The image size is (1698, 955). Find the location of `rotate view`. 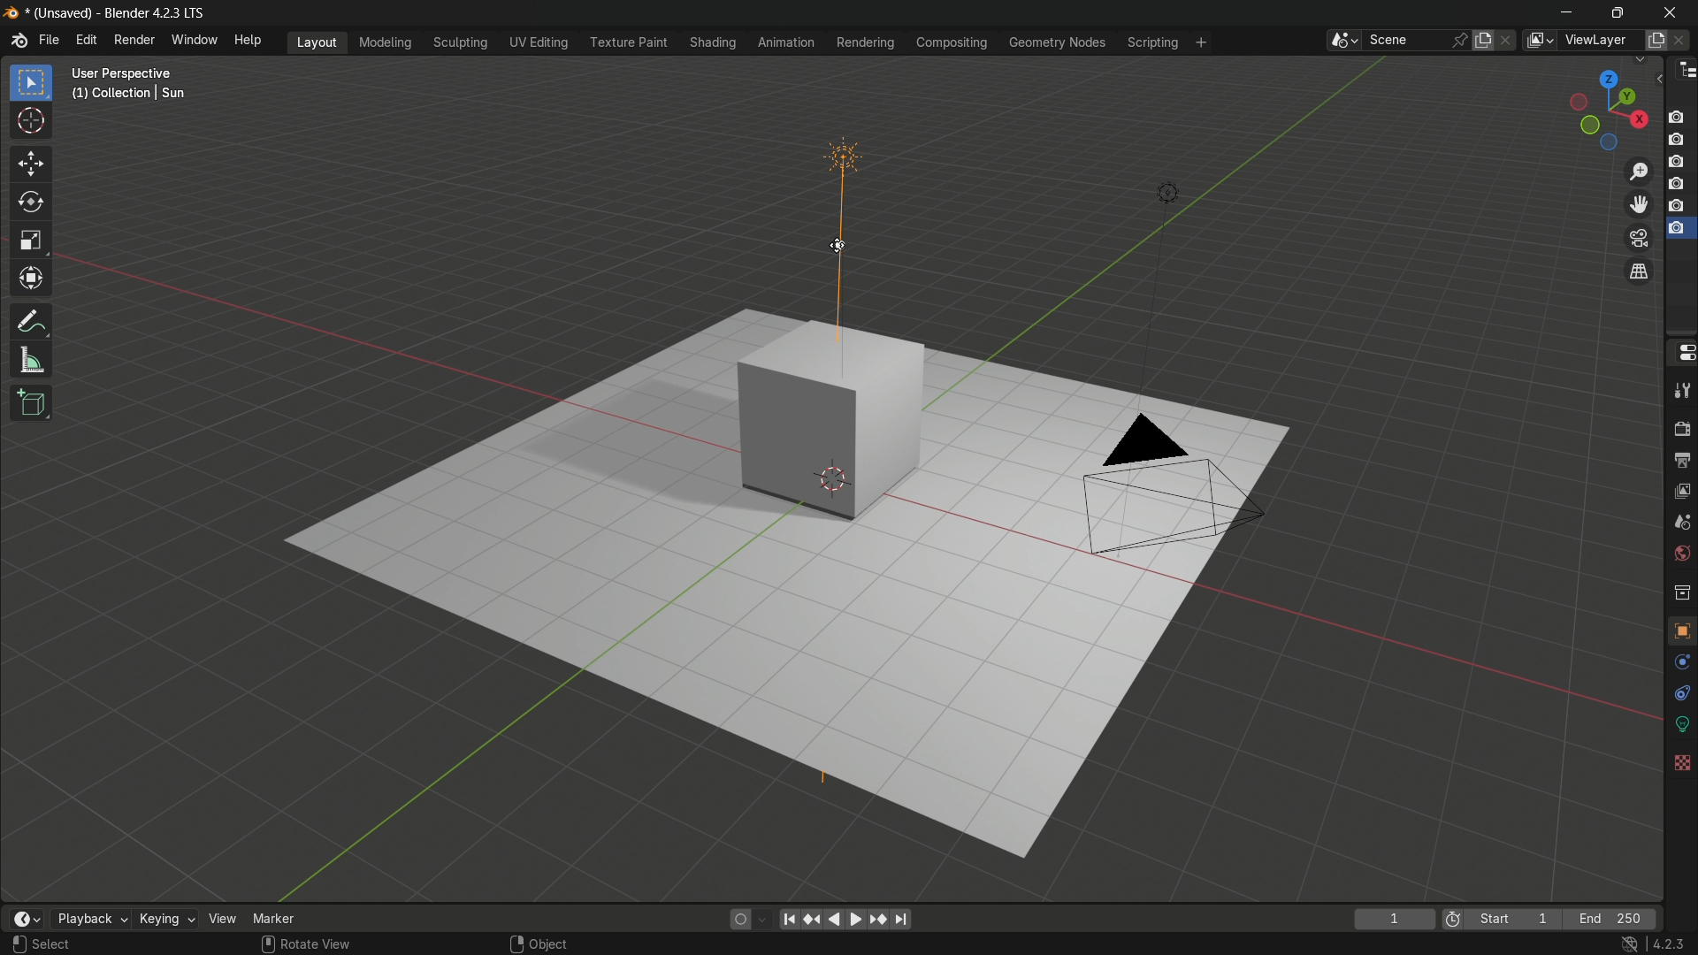

rotate view is located at coordinates (317, 944).